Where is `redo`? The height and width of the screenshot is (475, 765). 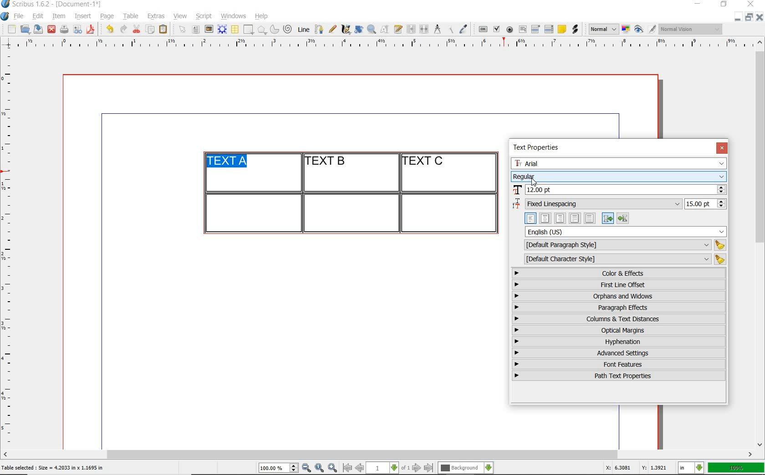 redo is located at coordinates (122, 28).